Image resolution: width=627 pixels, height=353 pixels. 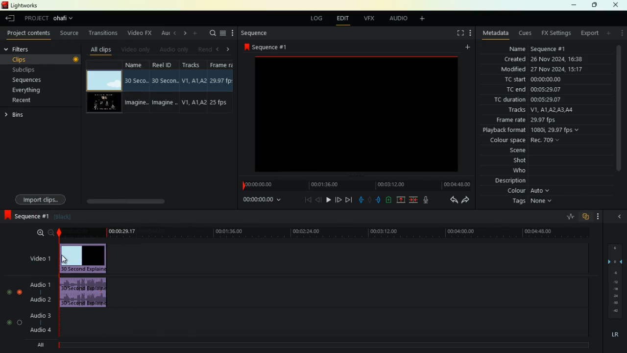 What do you see at coordinates (28, 49) in the screenshot?
I see `filters` at bounding box center [28, 49].